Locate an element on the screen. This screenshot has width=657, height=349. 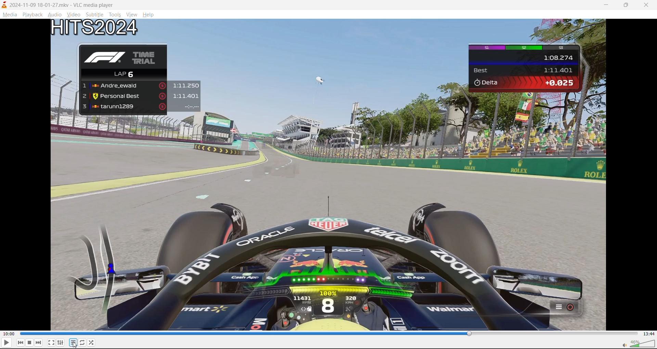
next is located at coordinates (38, 343).